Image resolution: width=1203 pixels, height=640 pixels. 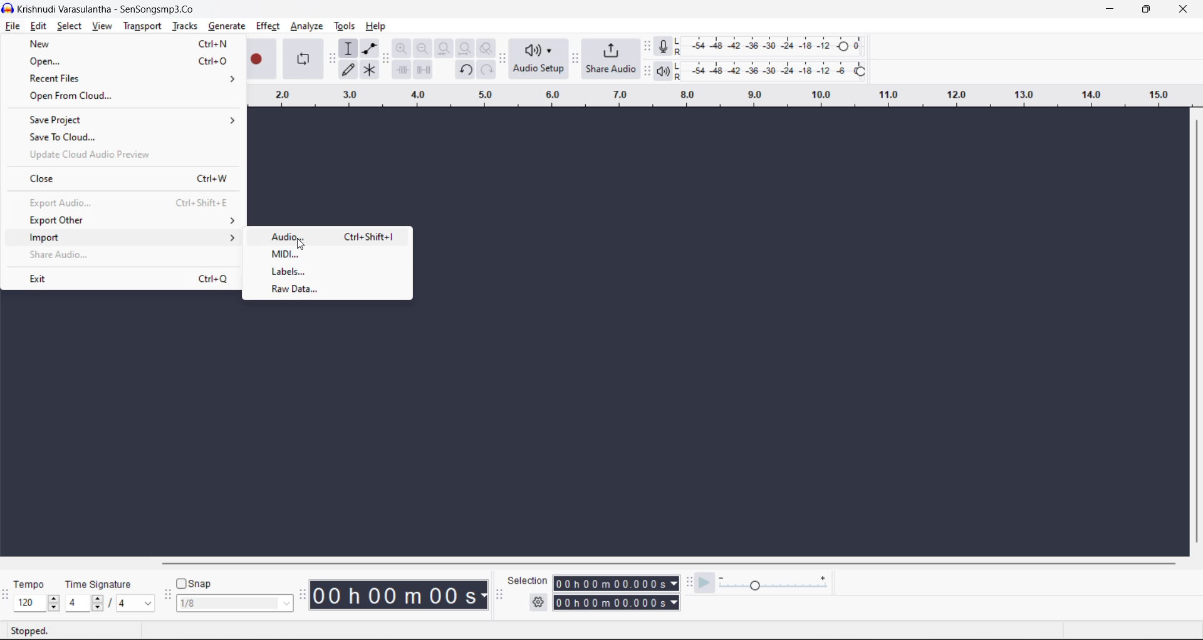 What do you see at coordinates (467, 70) in the screenshot?
I see `undo` at bounding box center [467, 70].